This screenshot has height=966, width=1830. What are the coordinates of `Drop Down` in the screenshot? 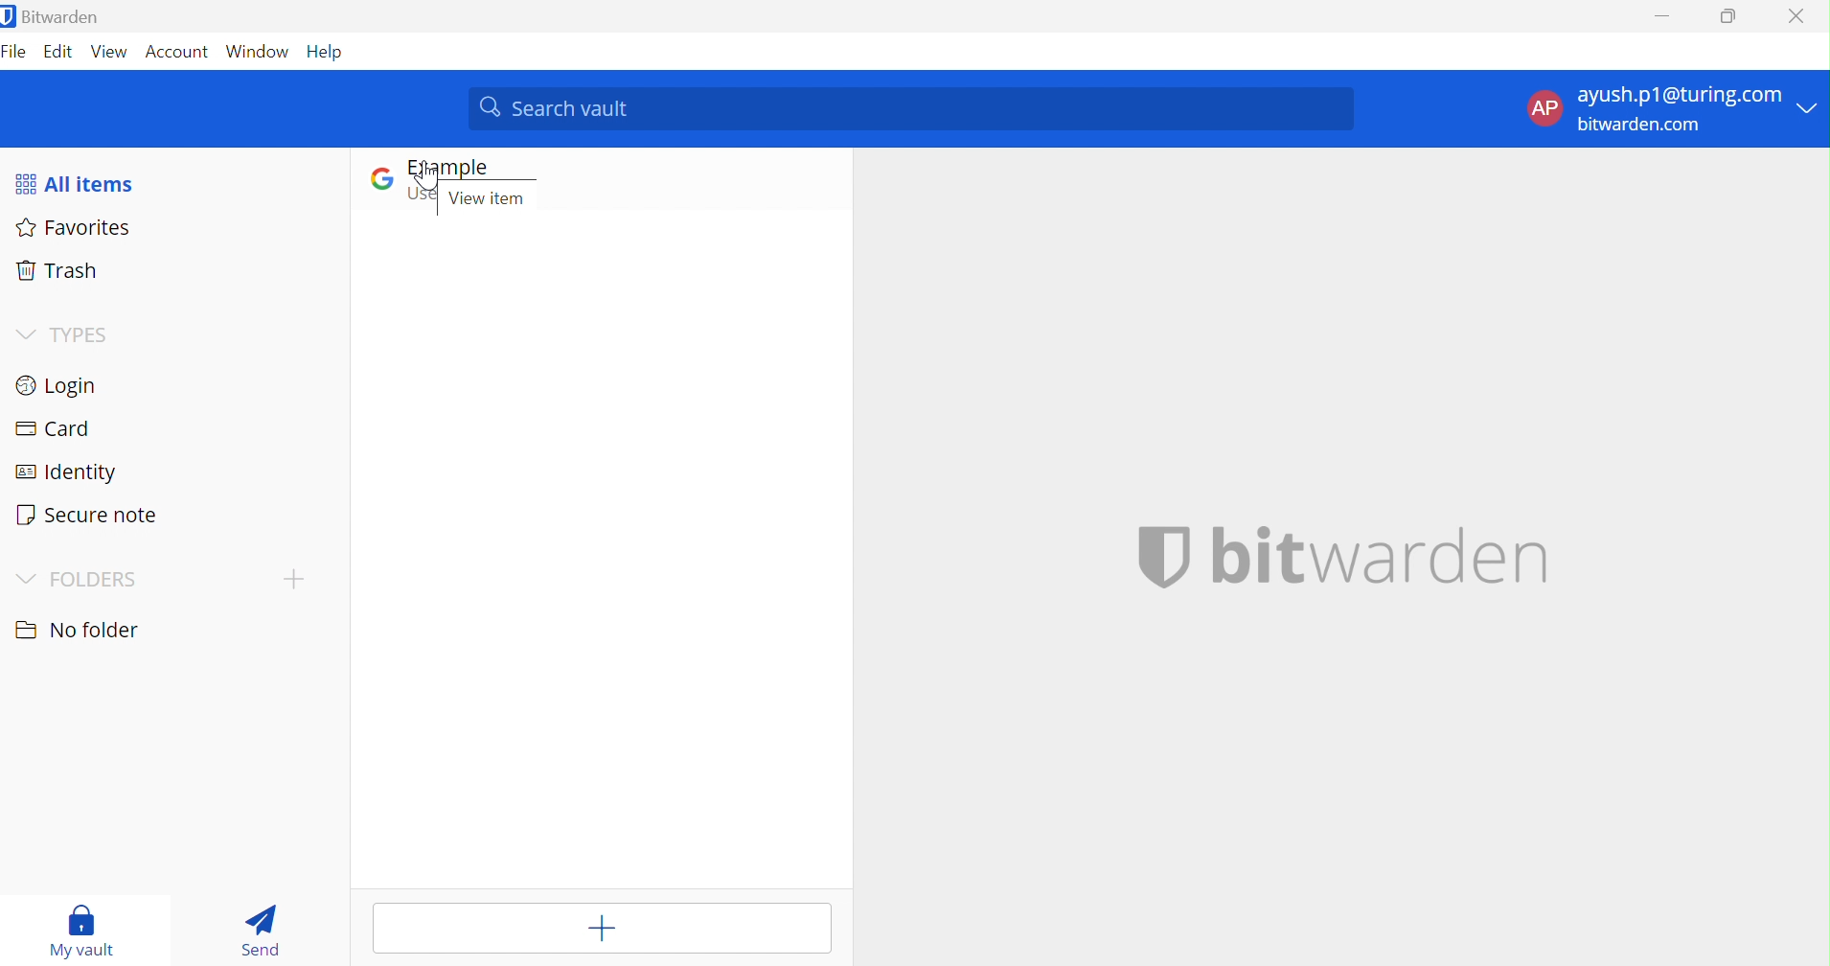 It's located at (22, 575).